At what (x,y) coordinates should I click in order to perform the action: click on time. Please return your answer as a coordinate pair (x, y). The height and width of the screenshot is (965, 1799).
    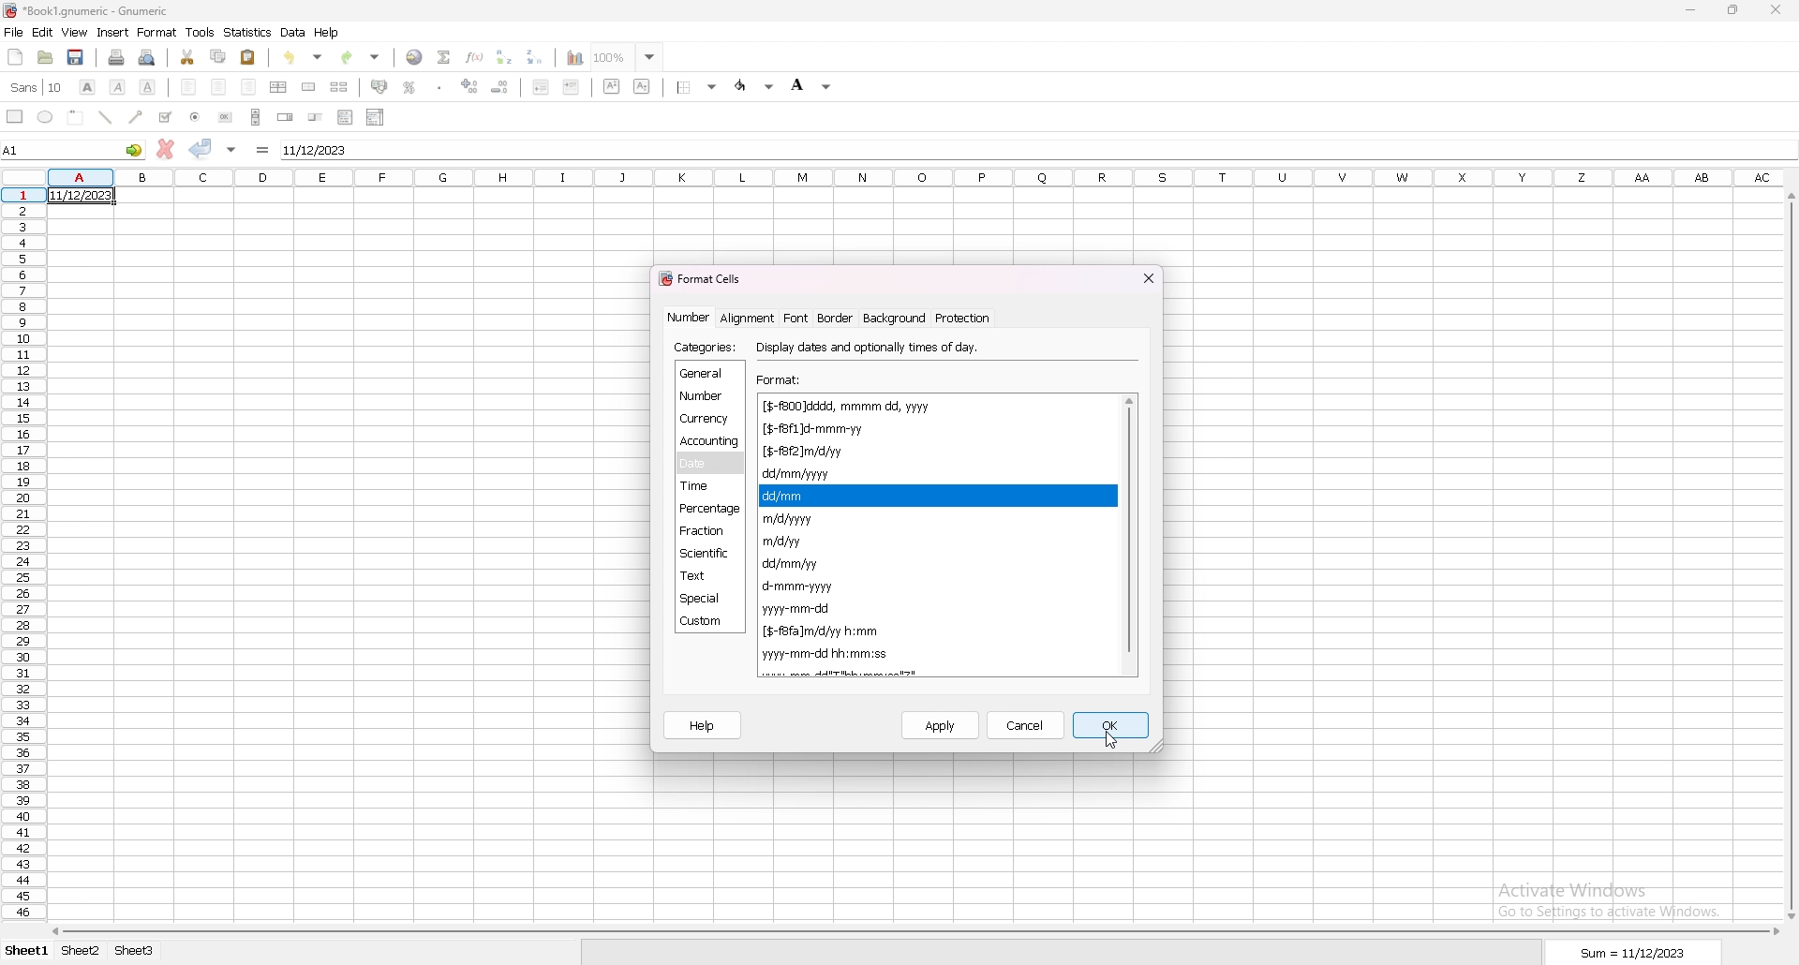
    Looking at the image, I should click on (705, 486).